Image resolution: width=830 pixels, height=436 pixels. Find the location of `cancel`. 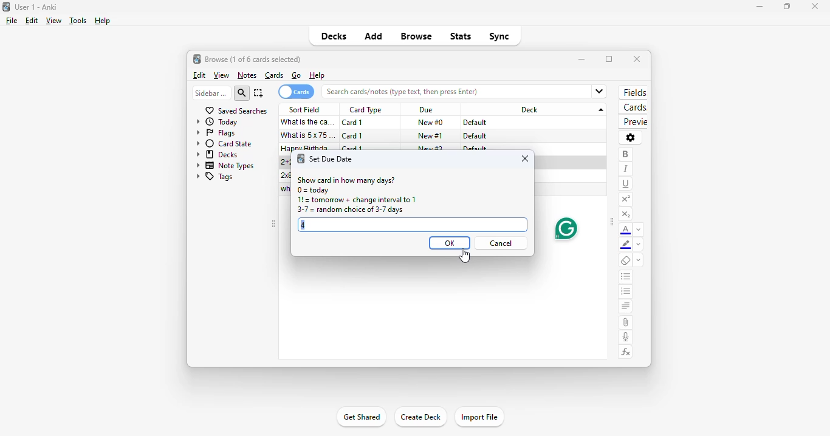

cancel is located at coordinates (500, 243).